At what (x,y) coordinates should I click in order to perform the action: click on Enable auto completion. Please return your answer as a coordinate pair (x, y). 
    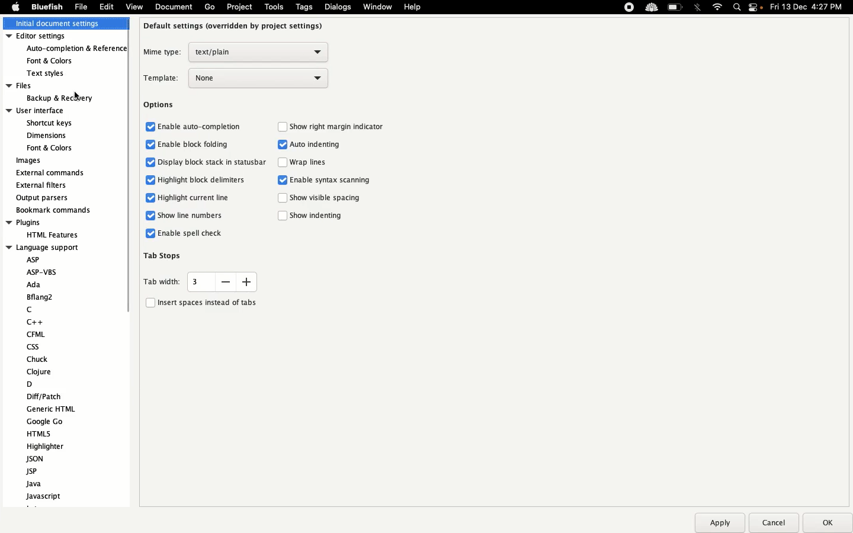
    Looking at the image, I should click on (194, 126).